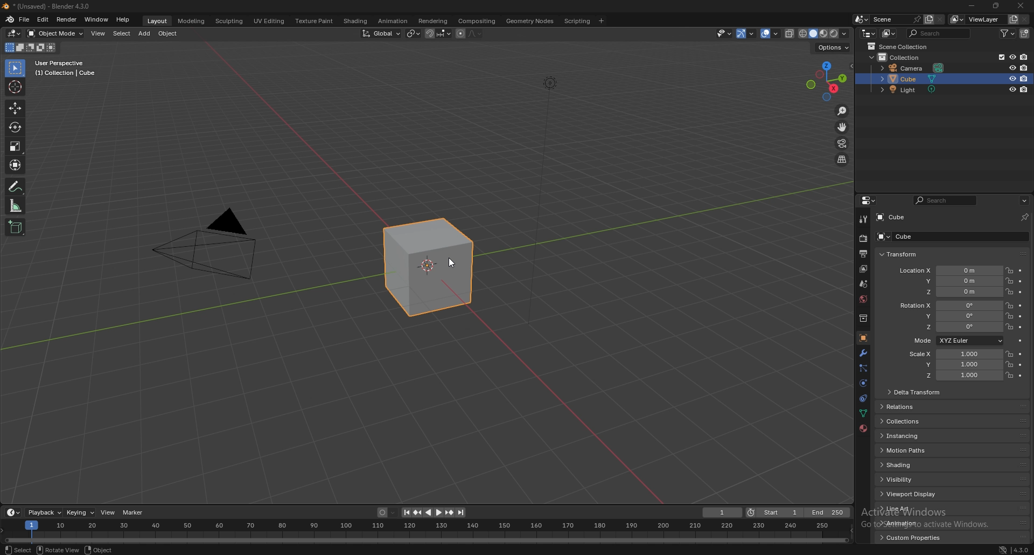 This screenshot has height=555, width=1034. What do you see at coordinates (953, 355) in the screenshot?
I see `scale x` at bounding box center [953, 355].